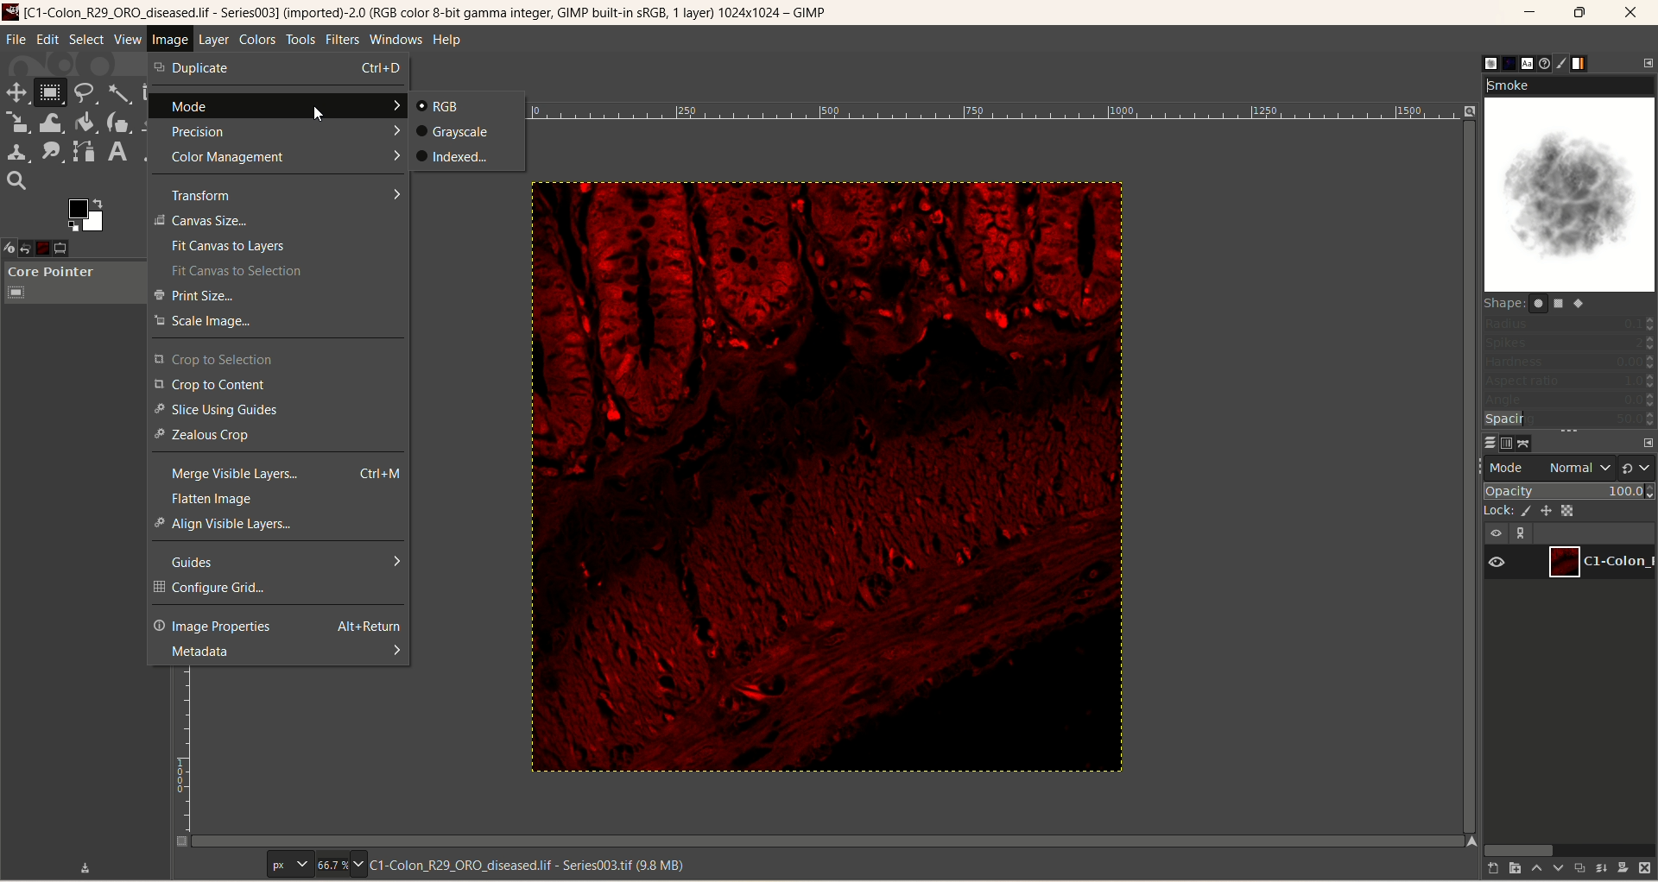 Image resolution: width=1658 pixels, height=882 pixels. Describe the element at coordinates (16, 39) in the screenshot. I see `file` at that location.